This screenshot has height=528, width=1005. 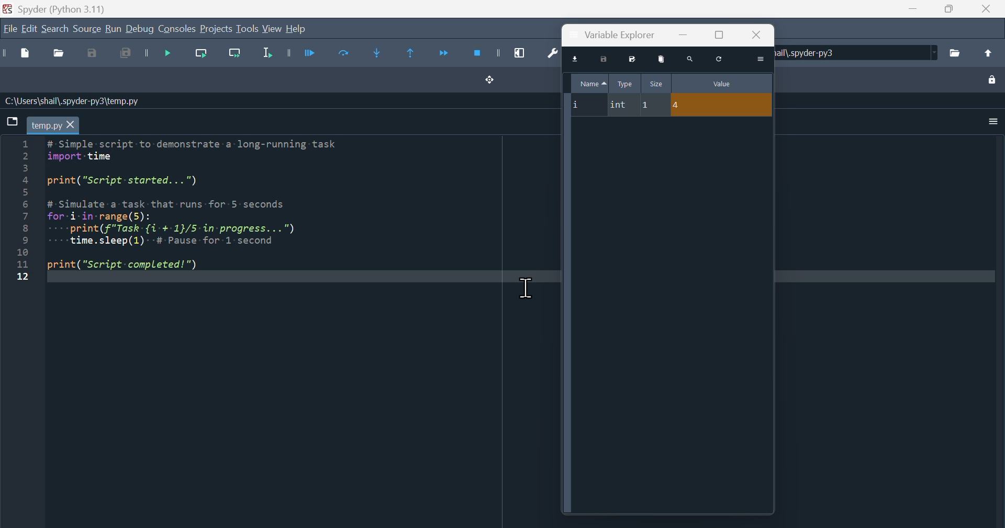 What do you see at coordinates (912, 9) in the screenshot?
I see `minimise` at bounding box center [912, 9].